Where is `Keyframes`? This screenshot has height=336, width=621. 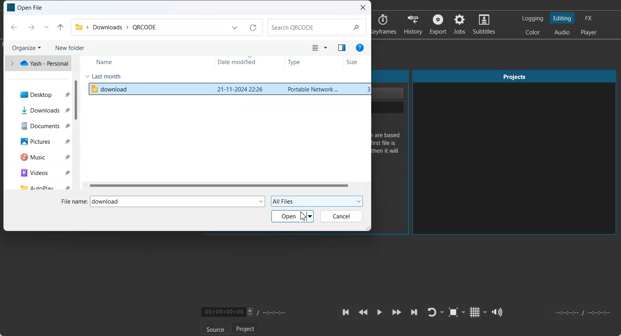 Keyframes is located at coordinates (385, 24).